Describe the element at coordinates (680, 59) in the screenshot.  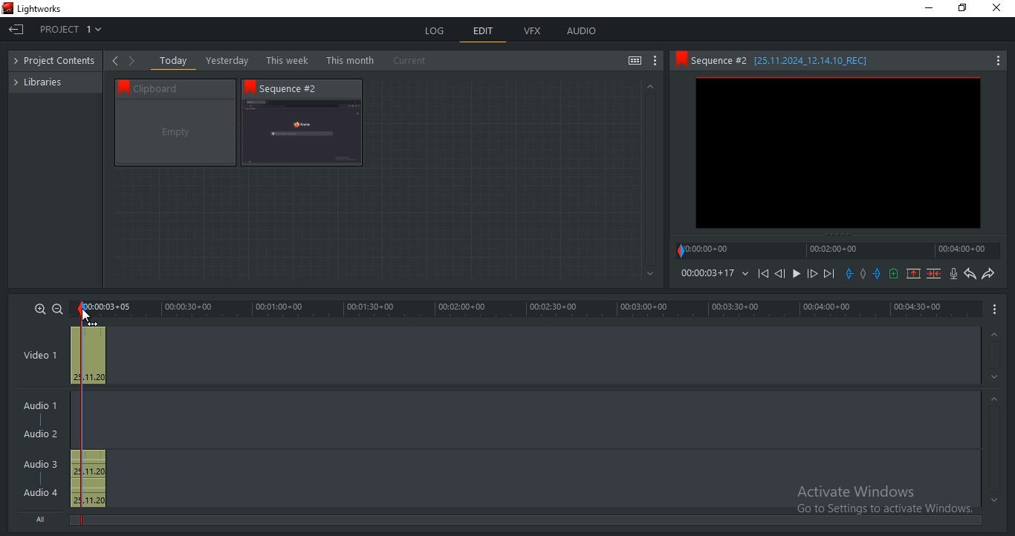
I see `Bookmark icon` at that location.